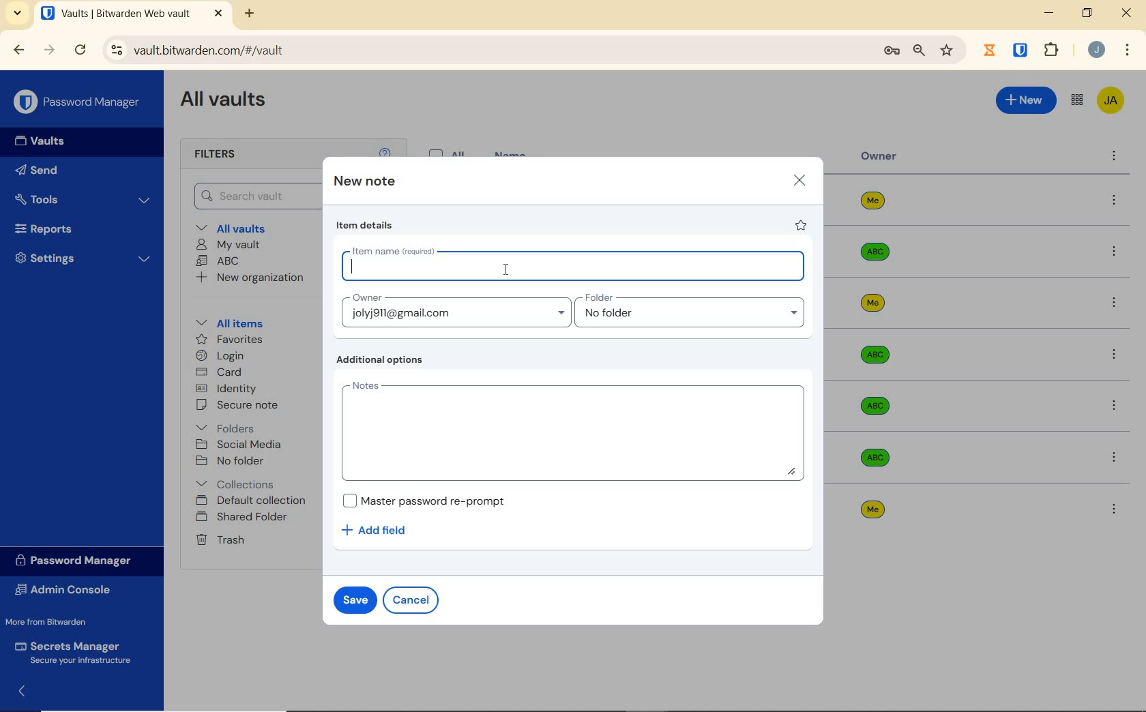  I want to click on item details, so click(365, 227).